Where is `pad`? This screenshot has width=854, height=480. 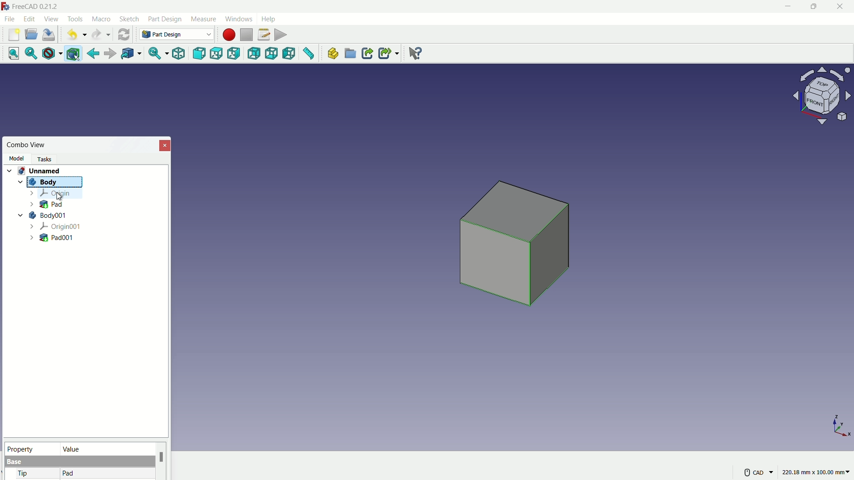
pad is located at coordinates (68, 474).